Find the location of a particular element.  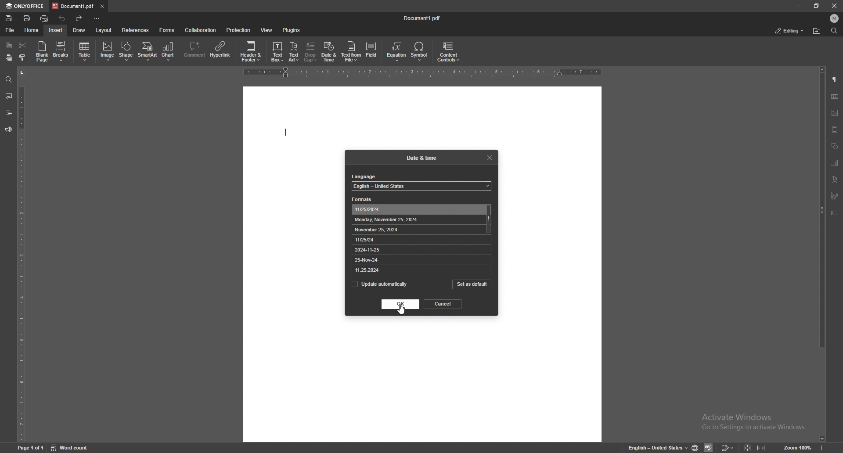

undo is located at coordinates (64, 18).